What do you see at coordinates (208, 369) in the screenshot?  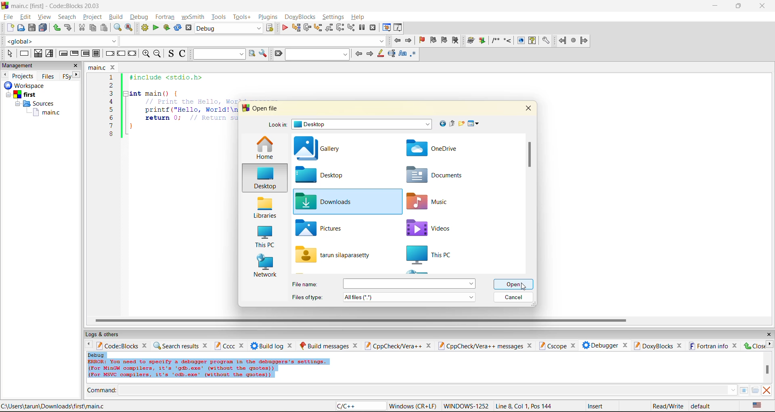 I see `Error info` at bounding box center [208, 369].